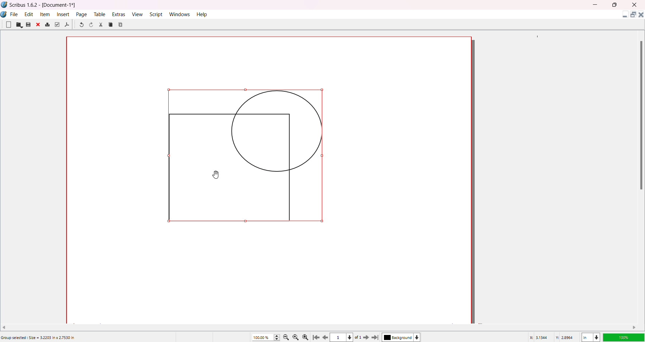 Image resolution: width=645 pixels, height=342 pixels. What do you see at coordinates (203, 14) in the screenshot?
I see `Help` at bounding box center [203, 14].